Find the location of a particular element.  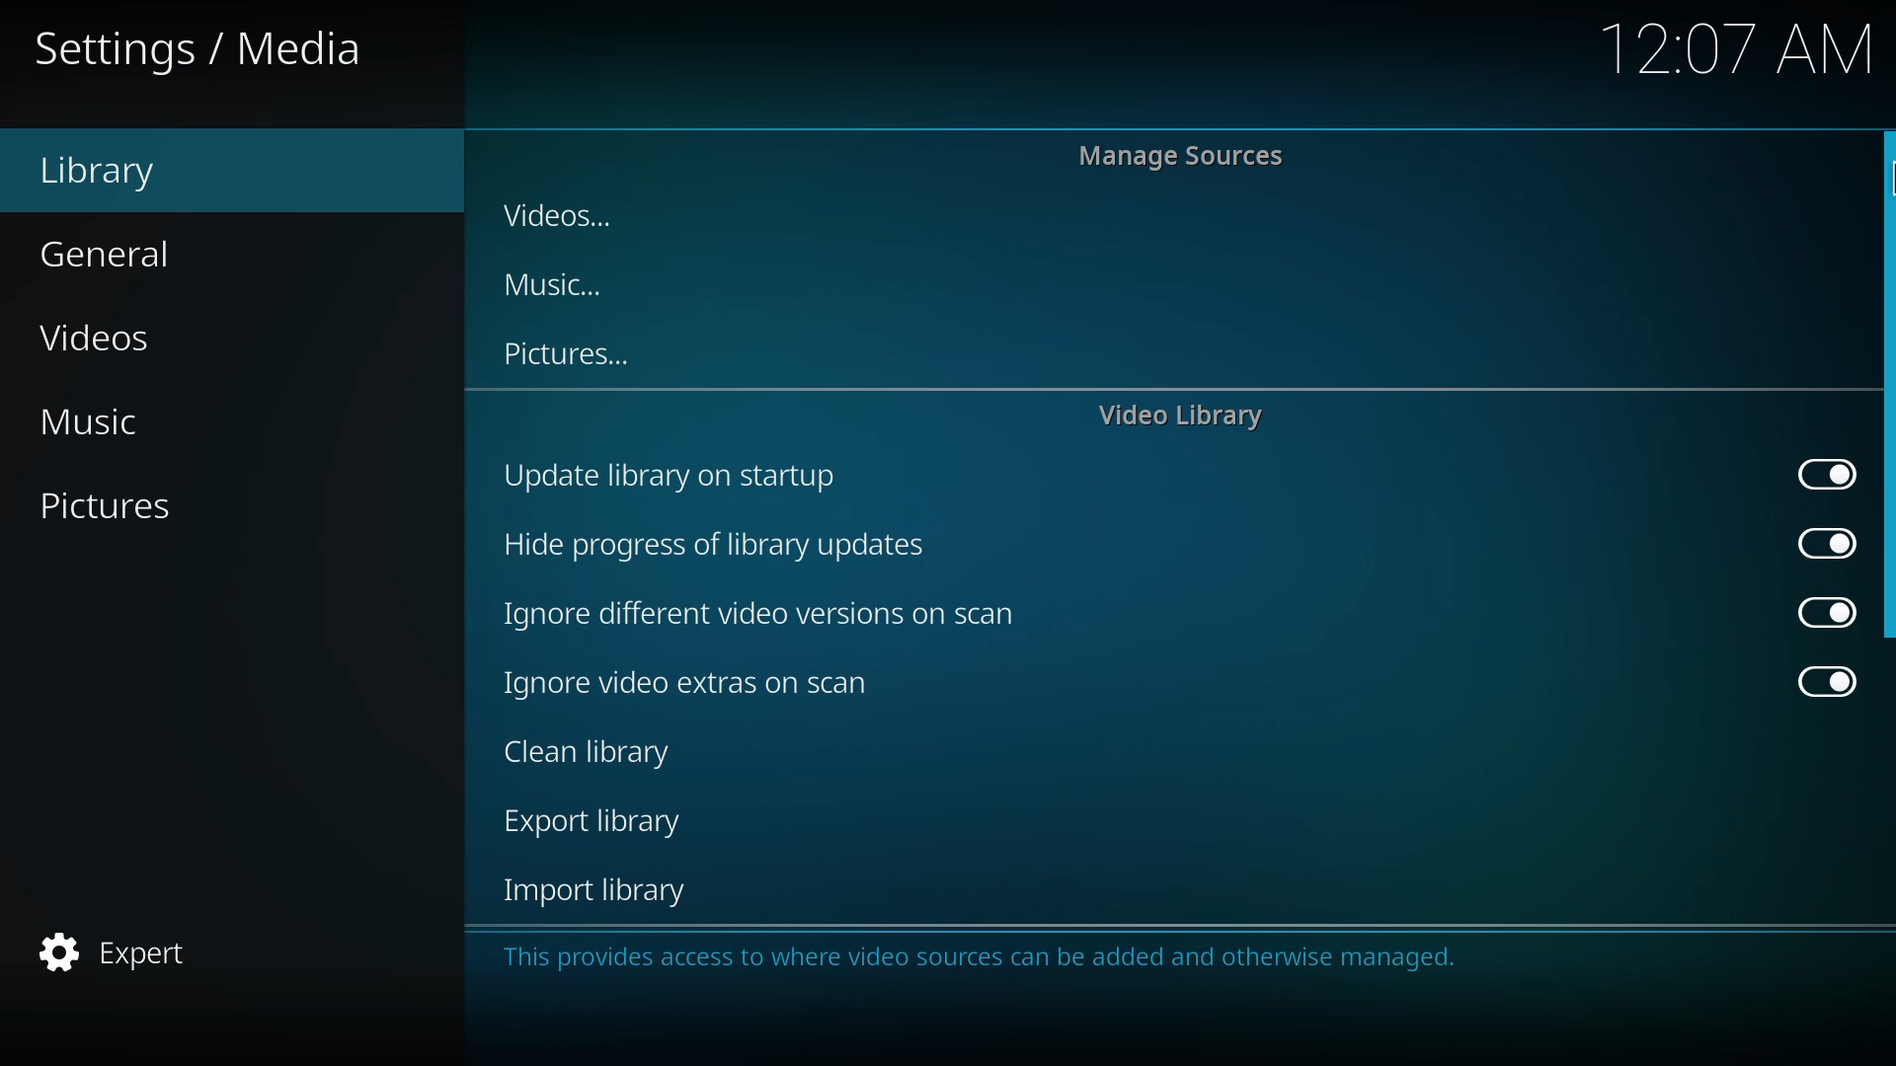

import is located at coordinates (592, 892).